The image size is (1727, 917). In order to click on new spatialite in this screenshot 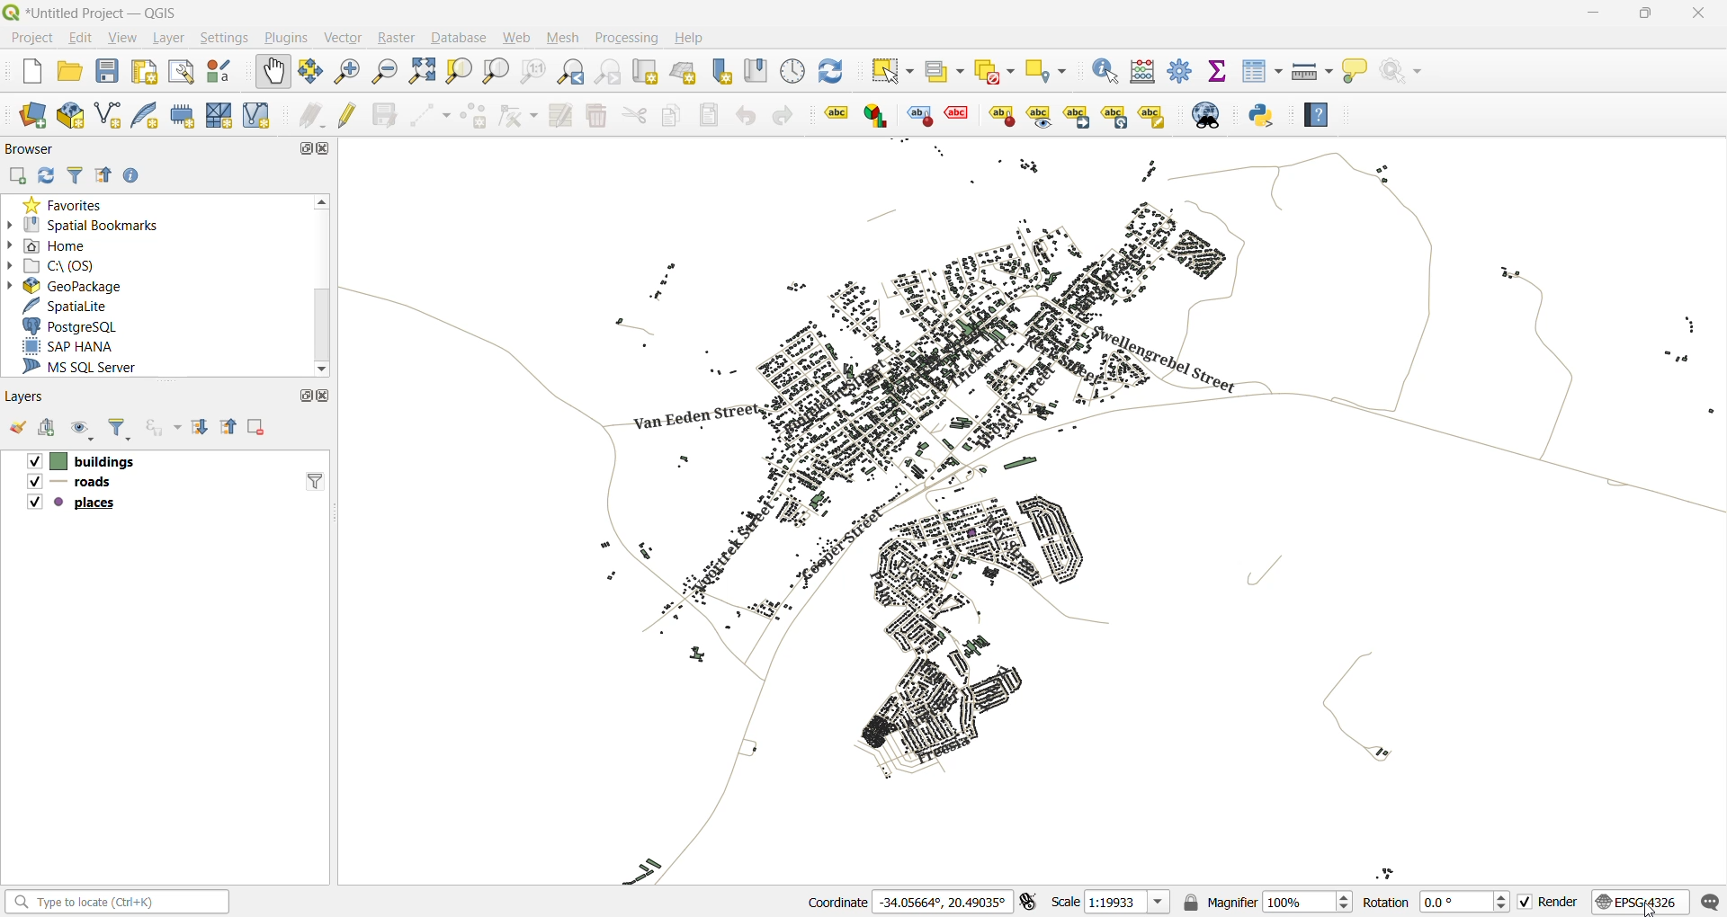, I will do `click(149, 115)`.